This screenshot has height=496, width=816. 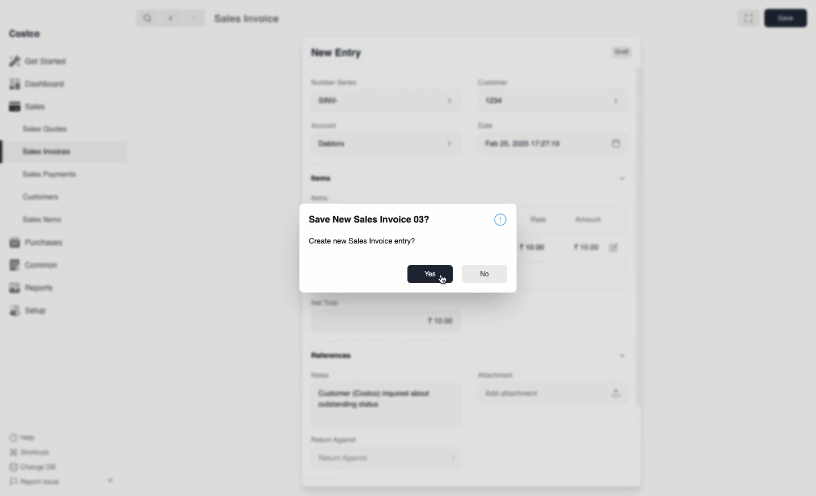 What do you see at coordinates (40, 220) in the screenshot?
I see `Sales Items.` at bounding box center [40, 220].